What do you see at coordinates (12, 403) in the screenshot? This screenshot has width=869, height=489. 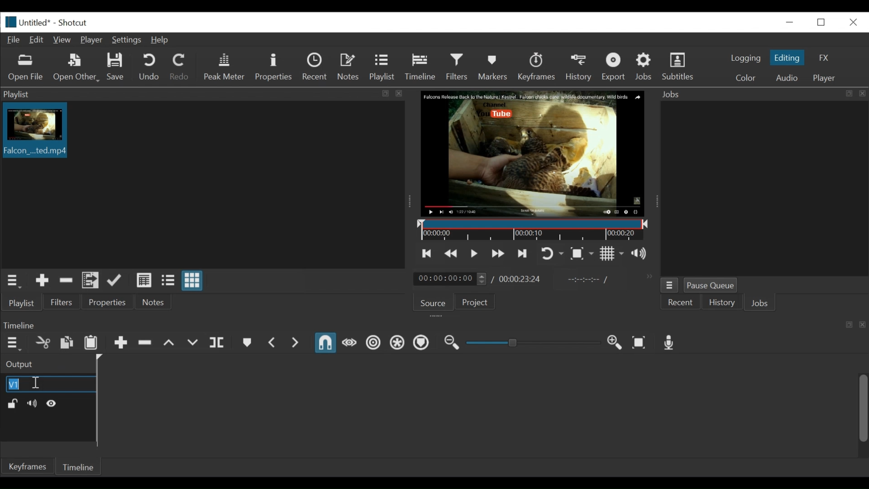 I see `(un)lock track` at bounding box center [12, 403].